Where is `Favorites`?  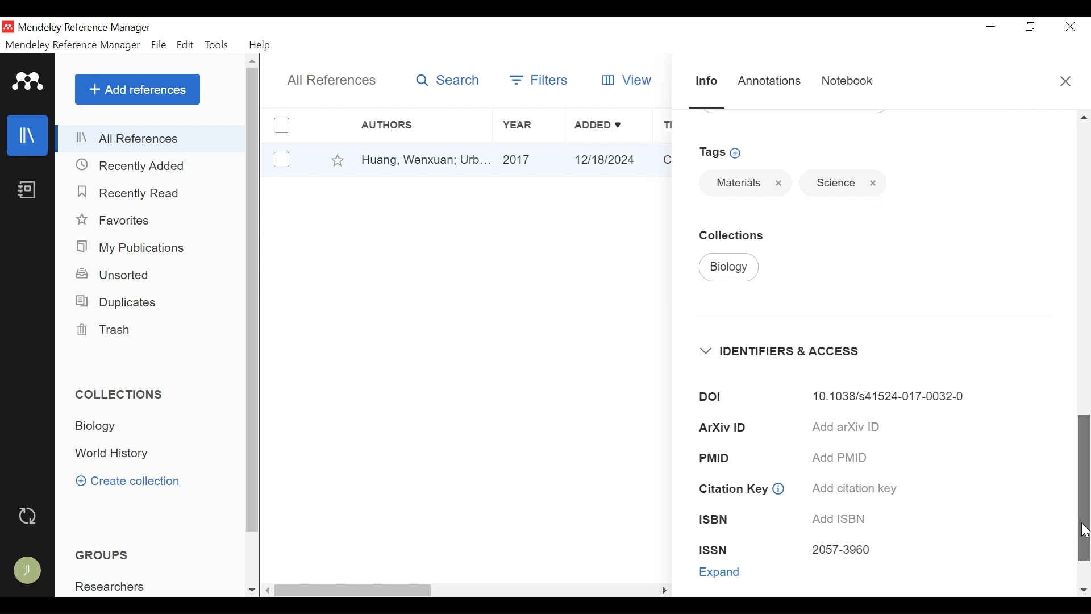
Favorites is located at coordinates (116, 221).